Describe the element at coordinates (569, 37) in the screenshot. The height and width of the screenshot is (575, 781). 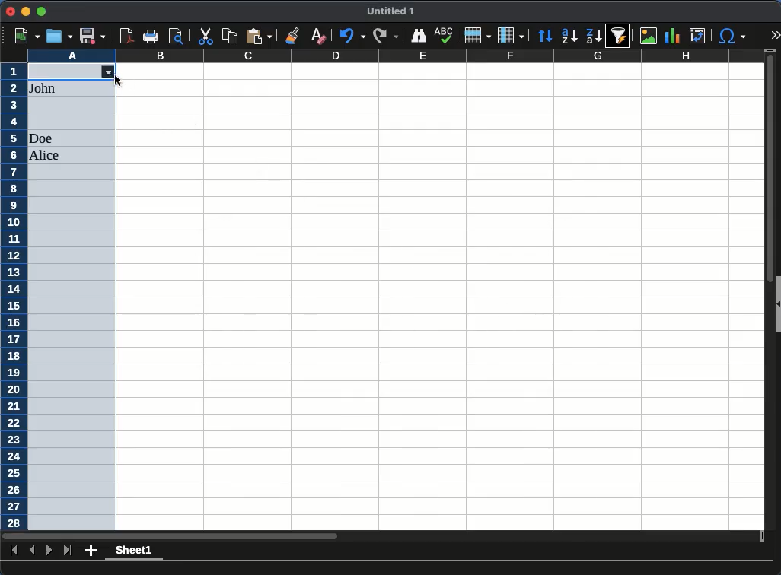
I see `ascending` at that location.